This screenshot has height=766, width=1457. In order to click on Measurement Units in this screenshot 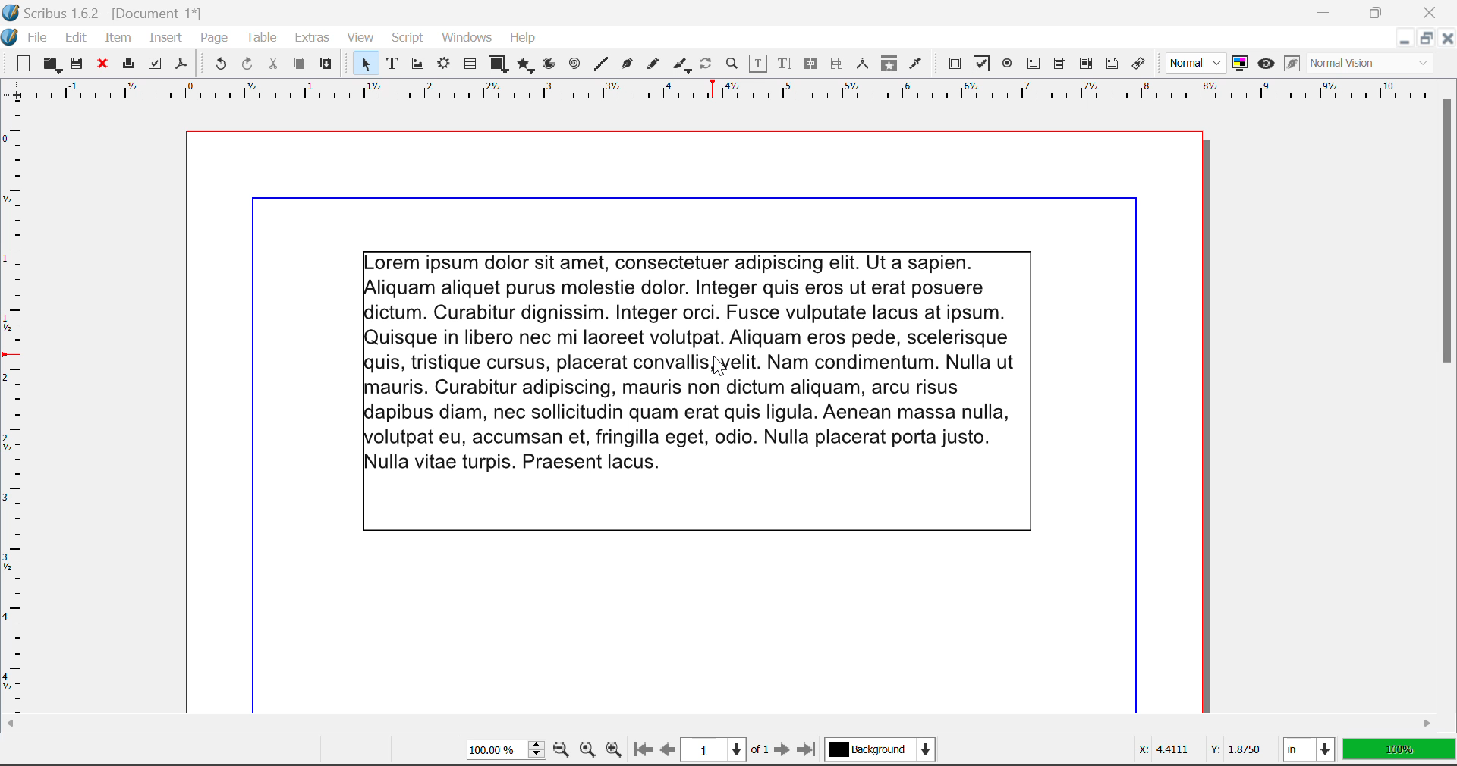, I will do `click(1311, 752)`.